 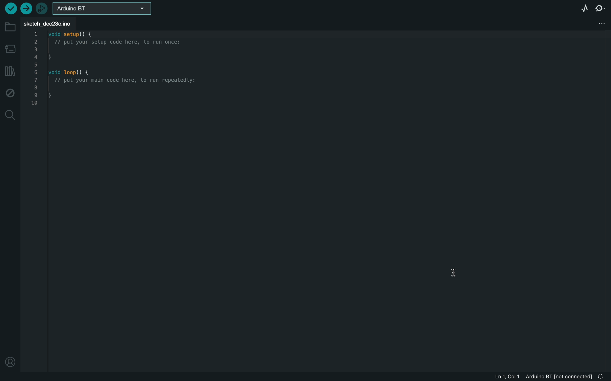 I want to click on FILE TAB, so click(x=50, y=25).